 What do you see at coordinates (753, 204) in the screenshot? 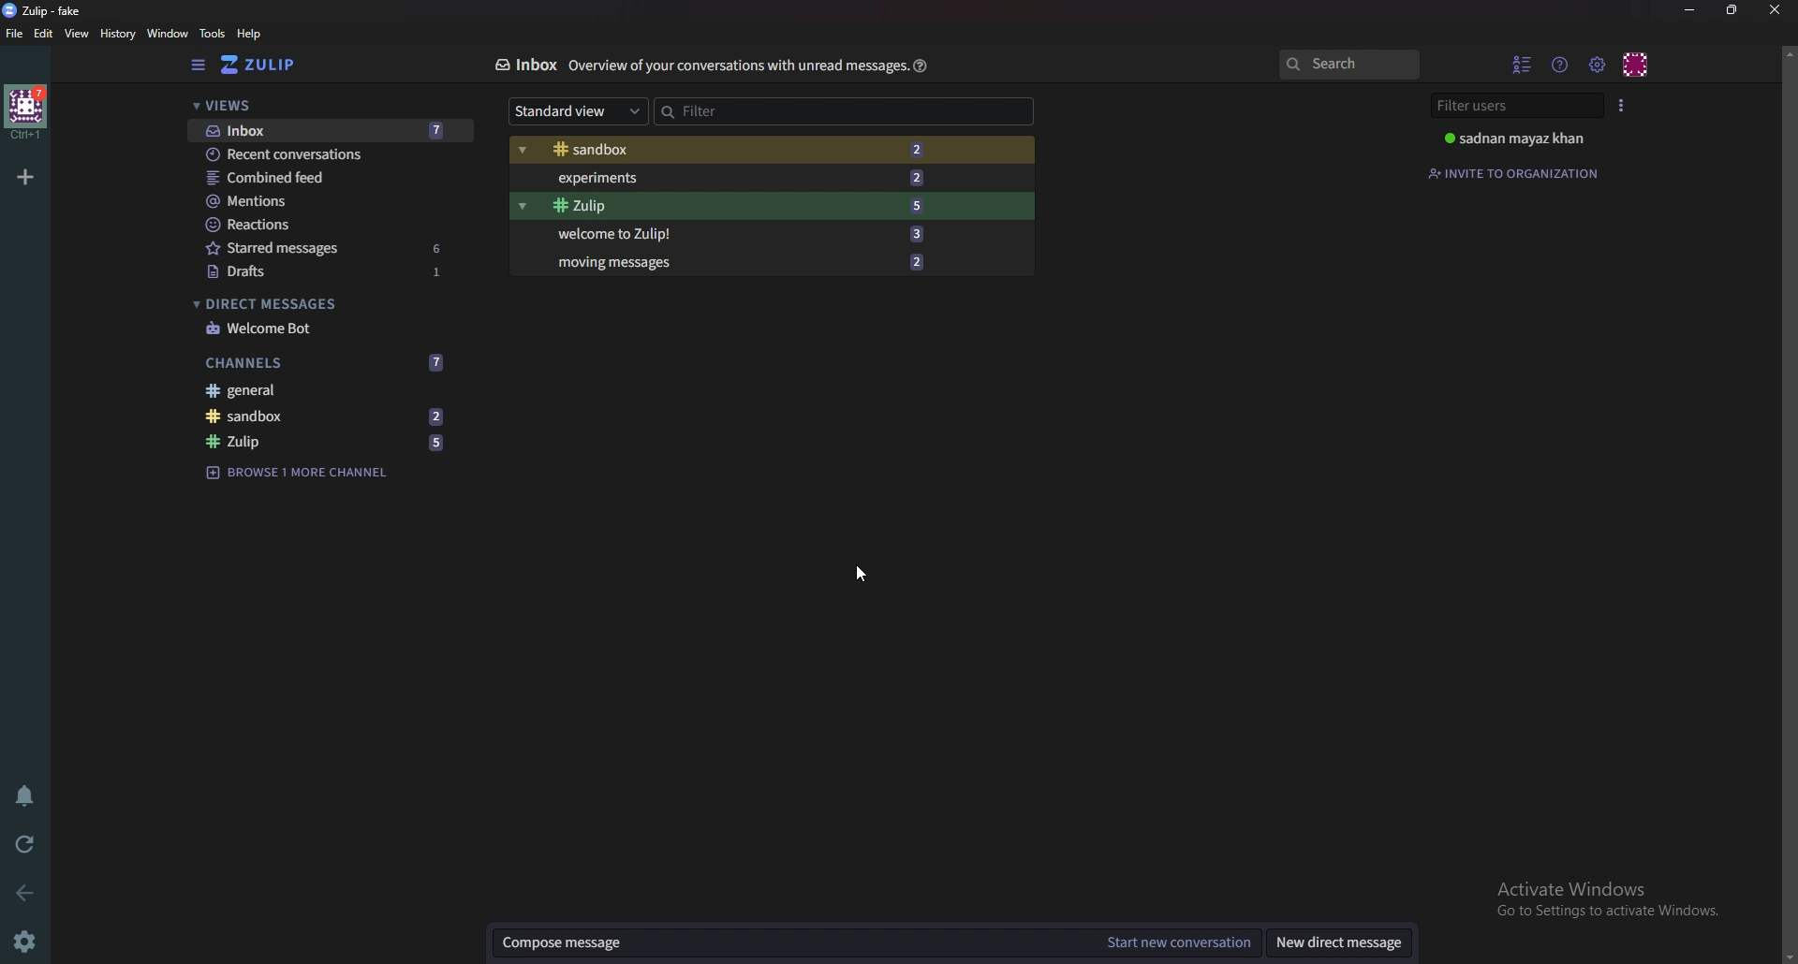
I see `zulip` at bounding box center [753, 204].